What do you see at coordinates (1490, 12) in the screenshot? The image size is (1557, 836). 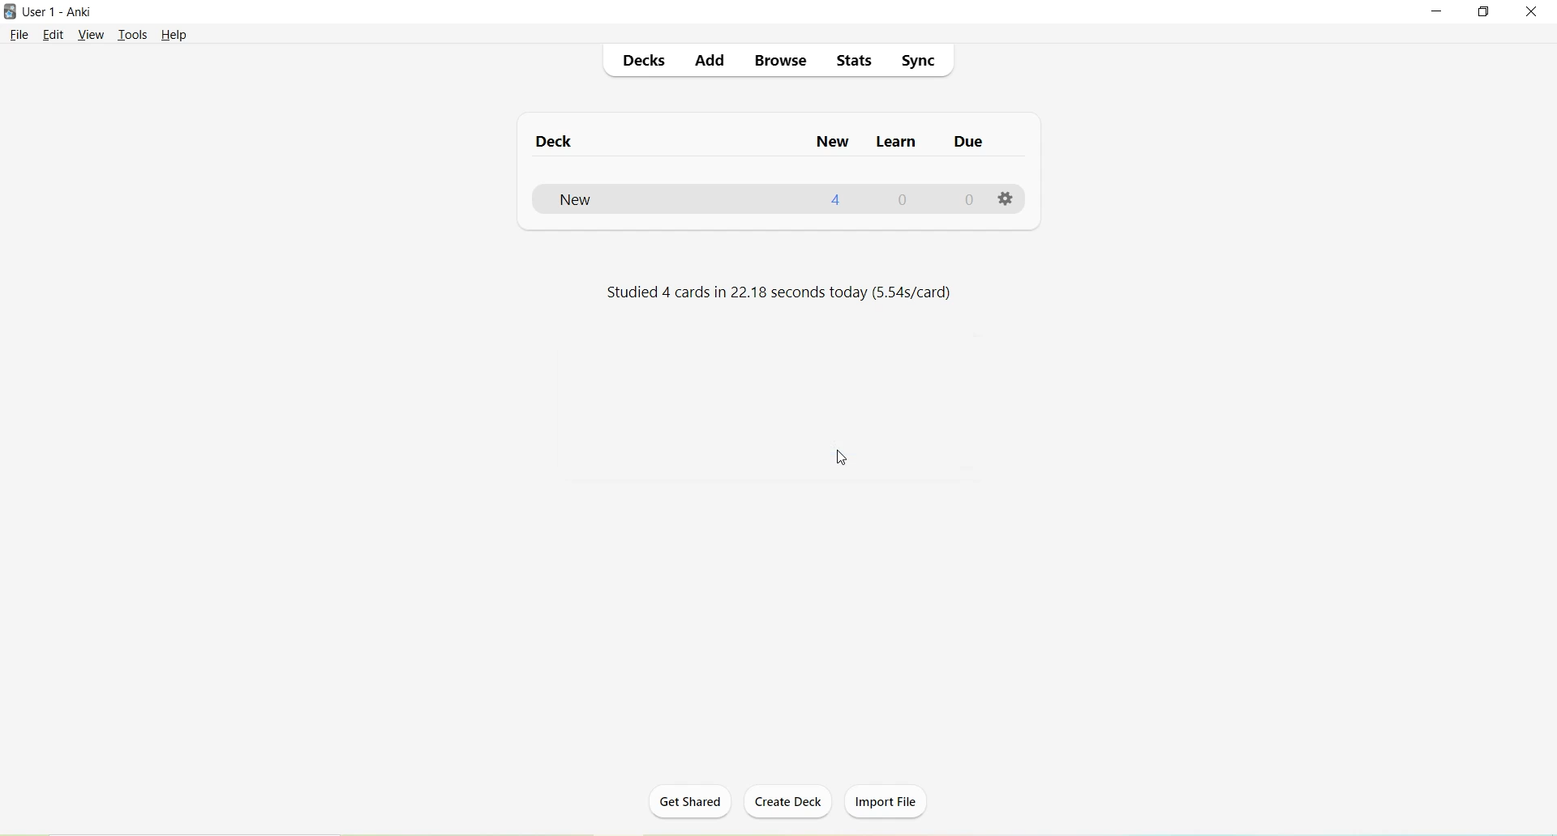 I see `Maximize` at bounding box center [1490, 12].